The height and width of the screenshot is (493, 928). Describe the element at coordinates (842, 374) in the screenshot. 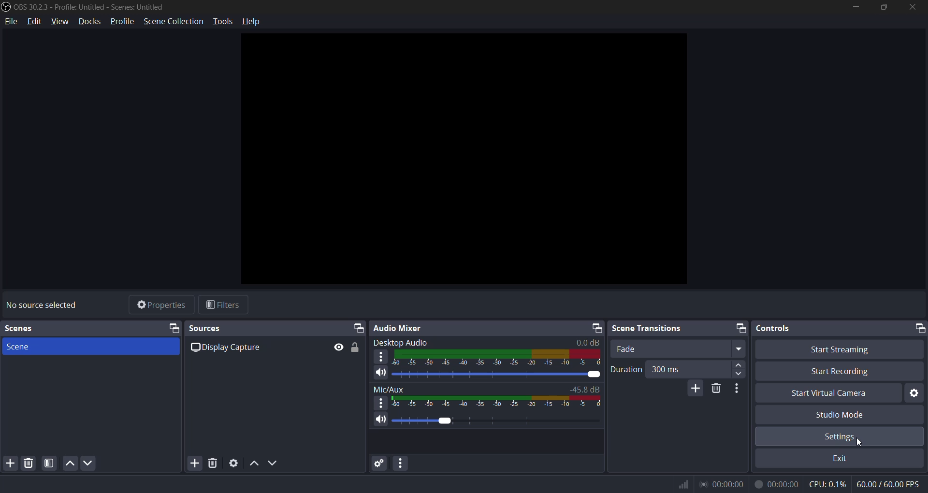

I see `start recording` at that location.